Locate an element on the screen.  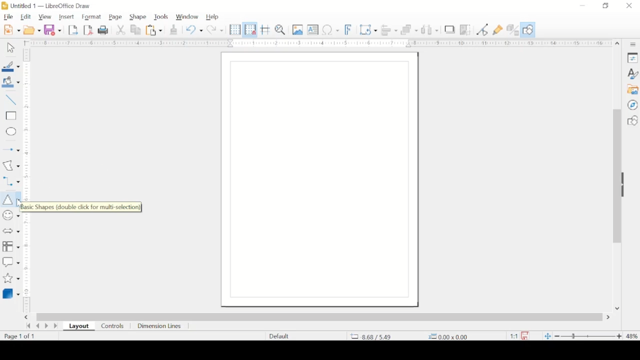
insert rectangle is located at coordinates (10, 117).